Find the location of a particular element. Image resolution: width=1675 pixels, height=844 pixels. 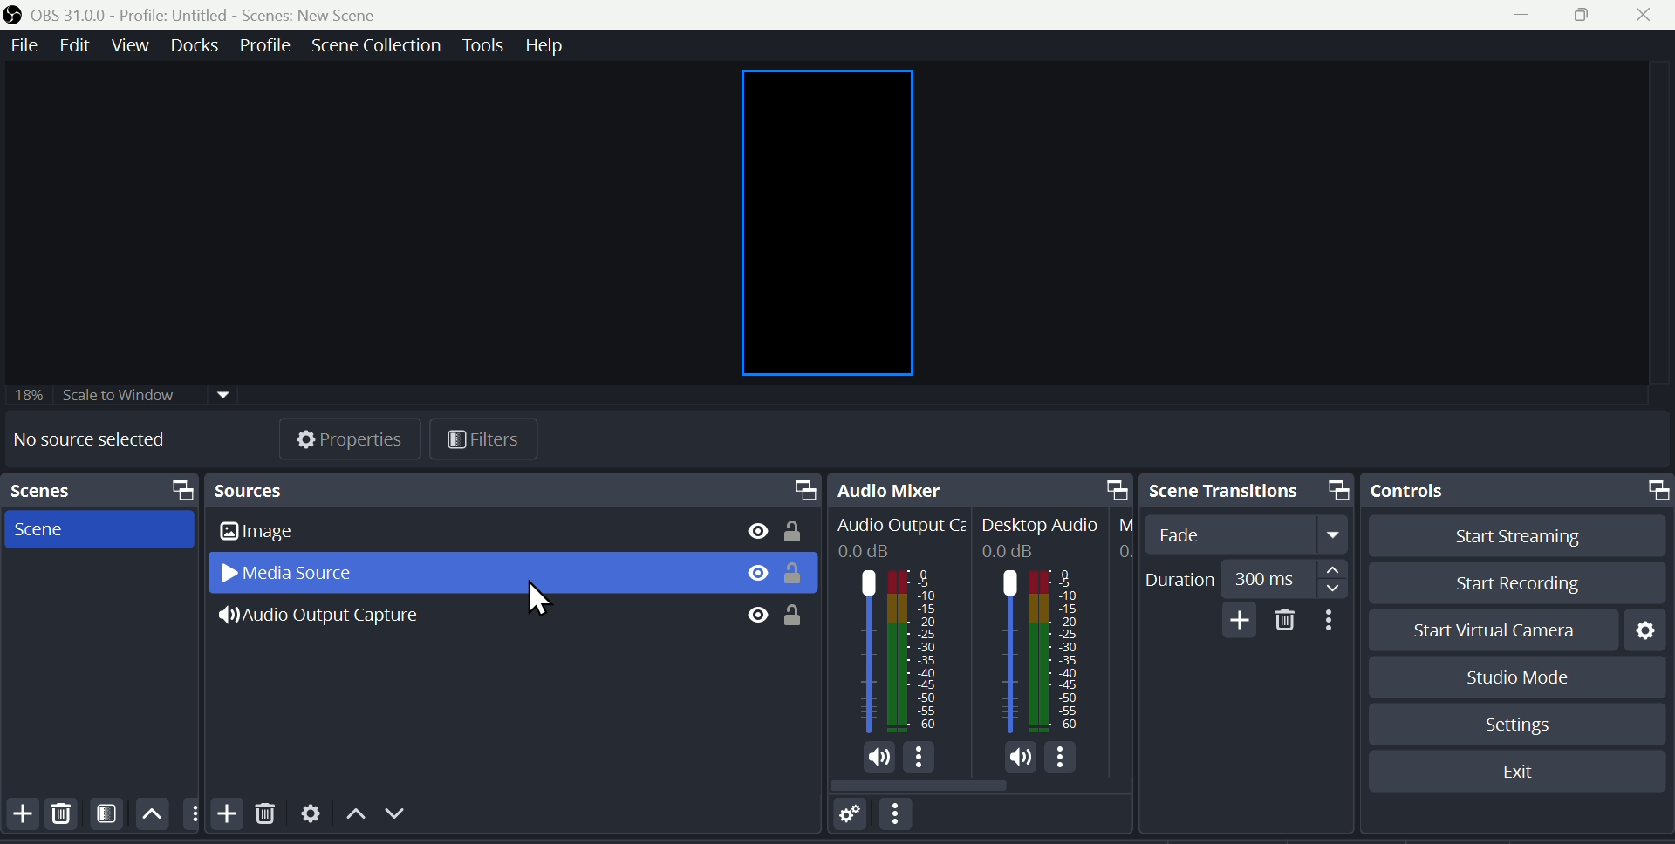

Help is located at coordinates (552, 44).